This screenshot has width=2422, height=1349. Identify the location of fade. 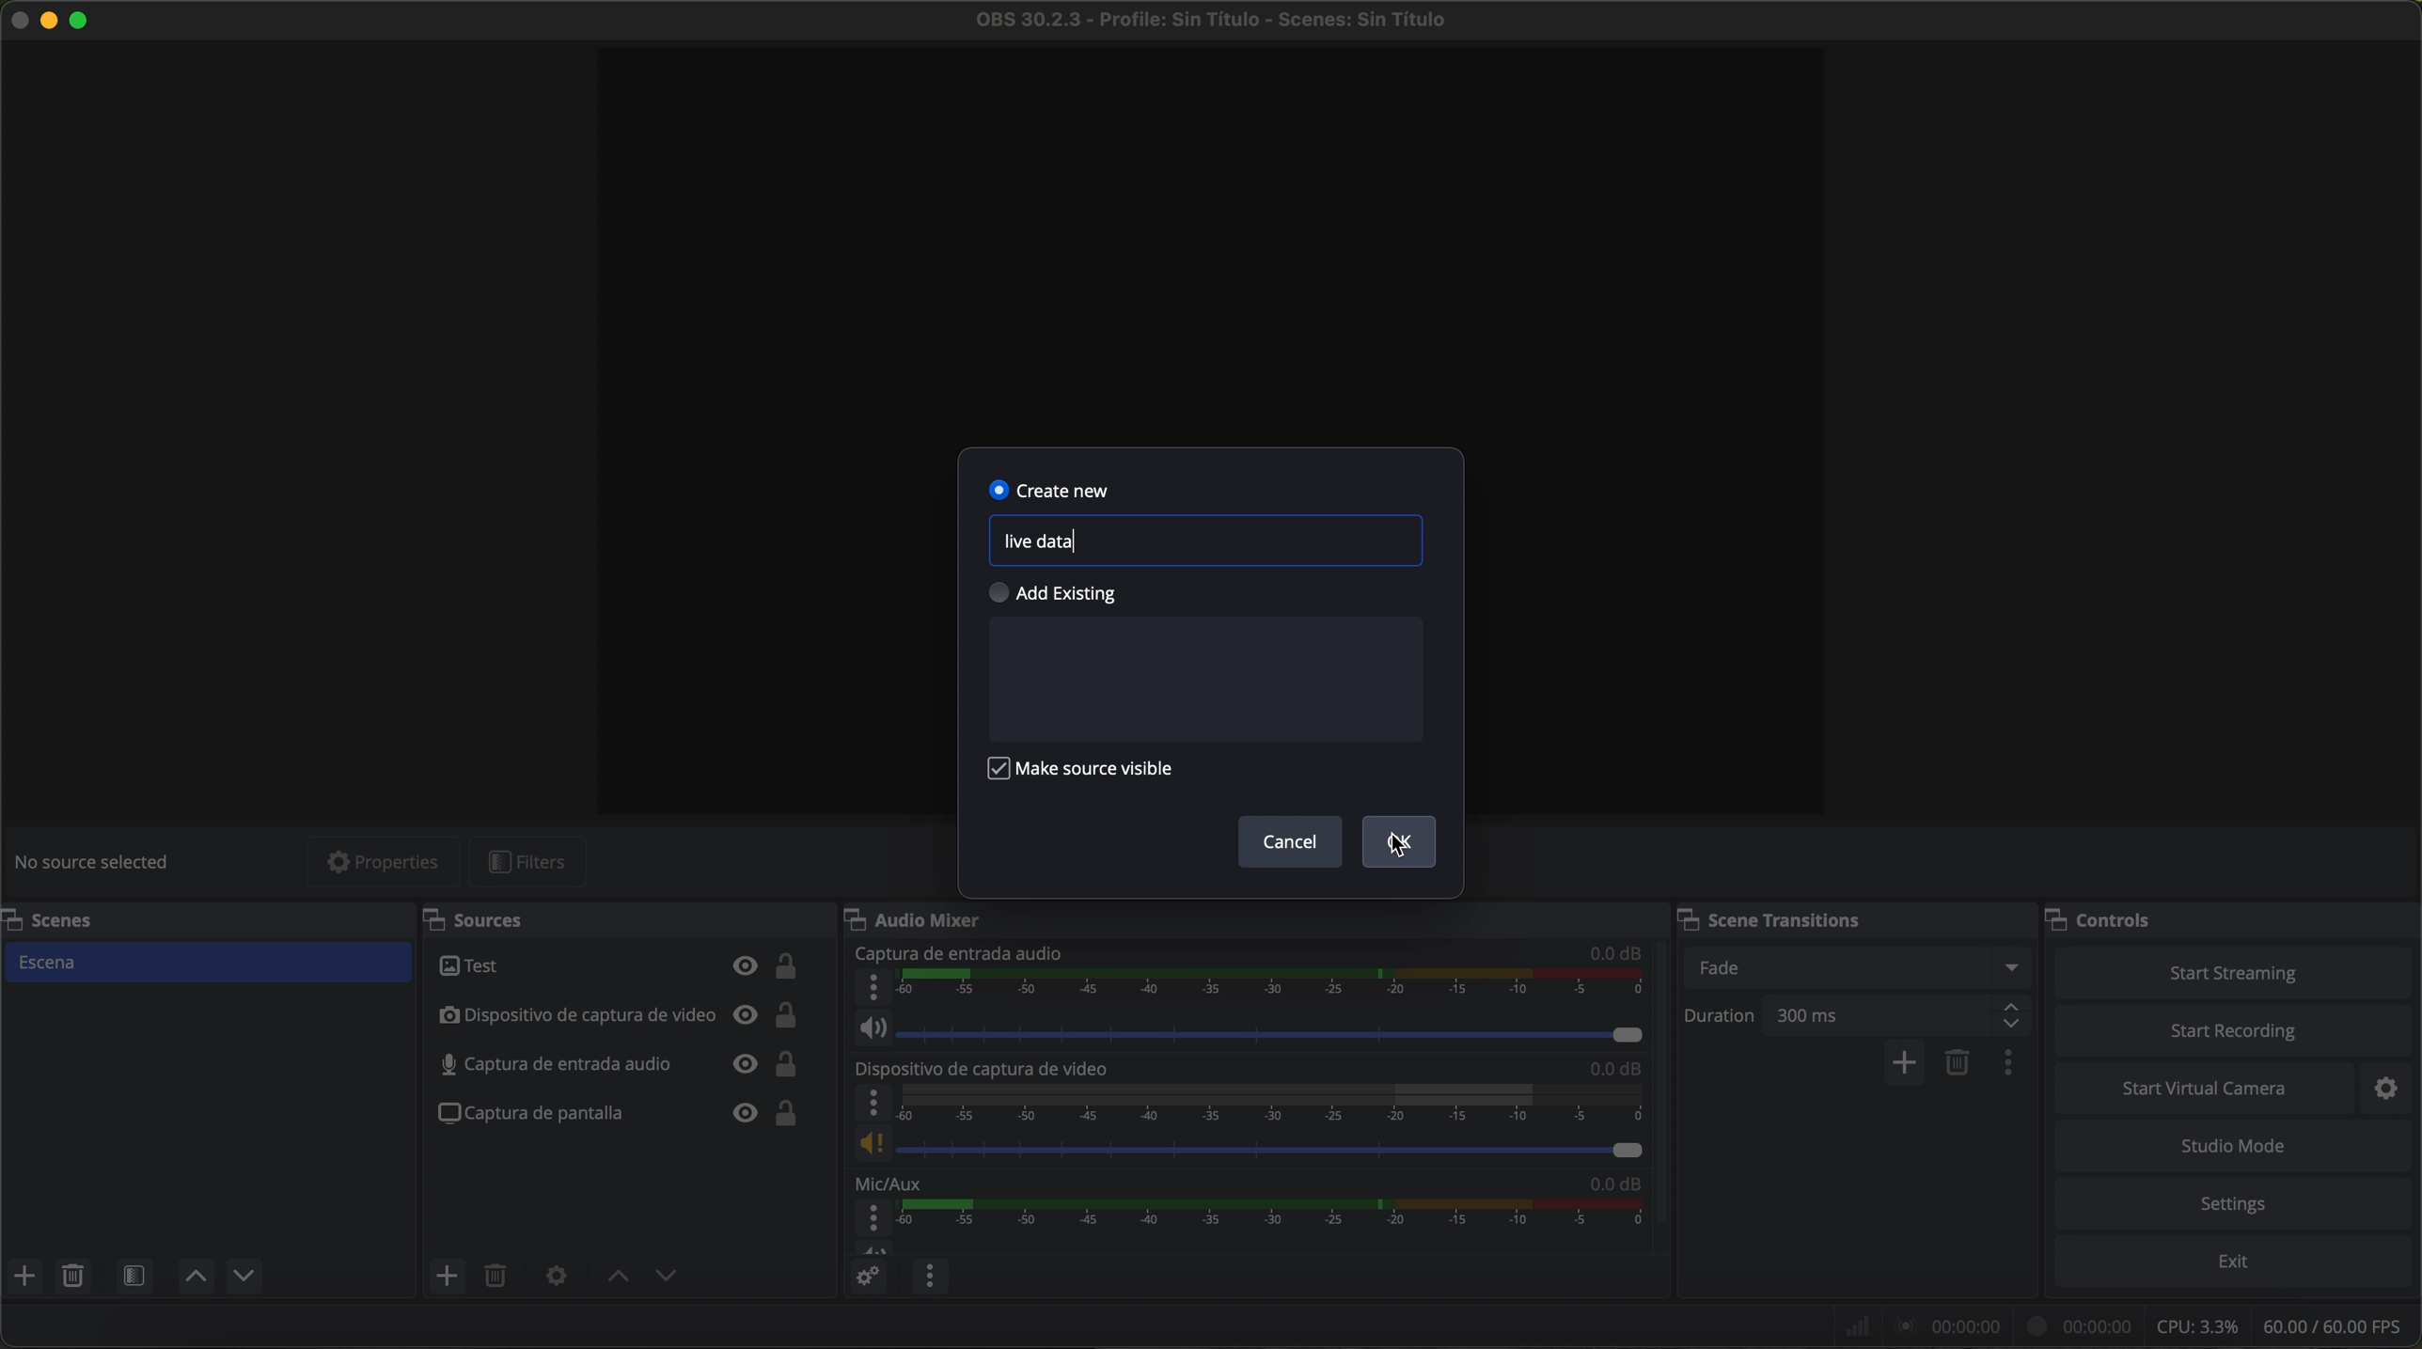
(1862, 967).